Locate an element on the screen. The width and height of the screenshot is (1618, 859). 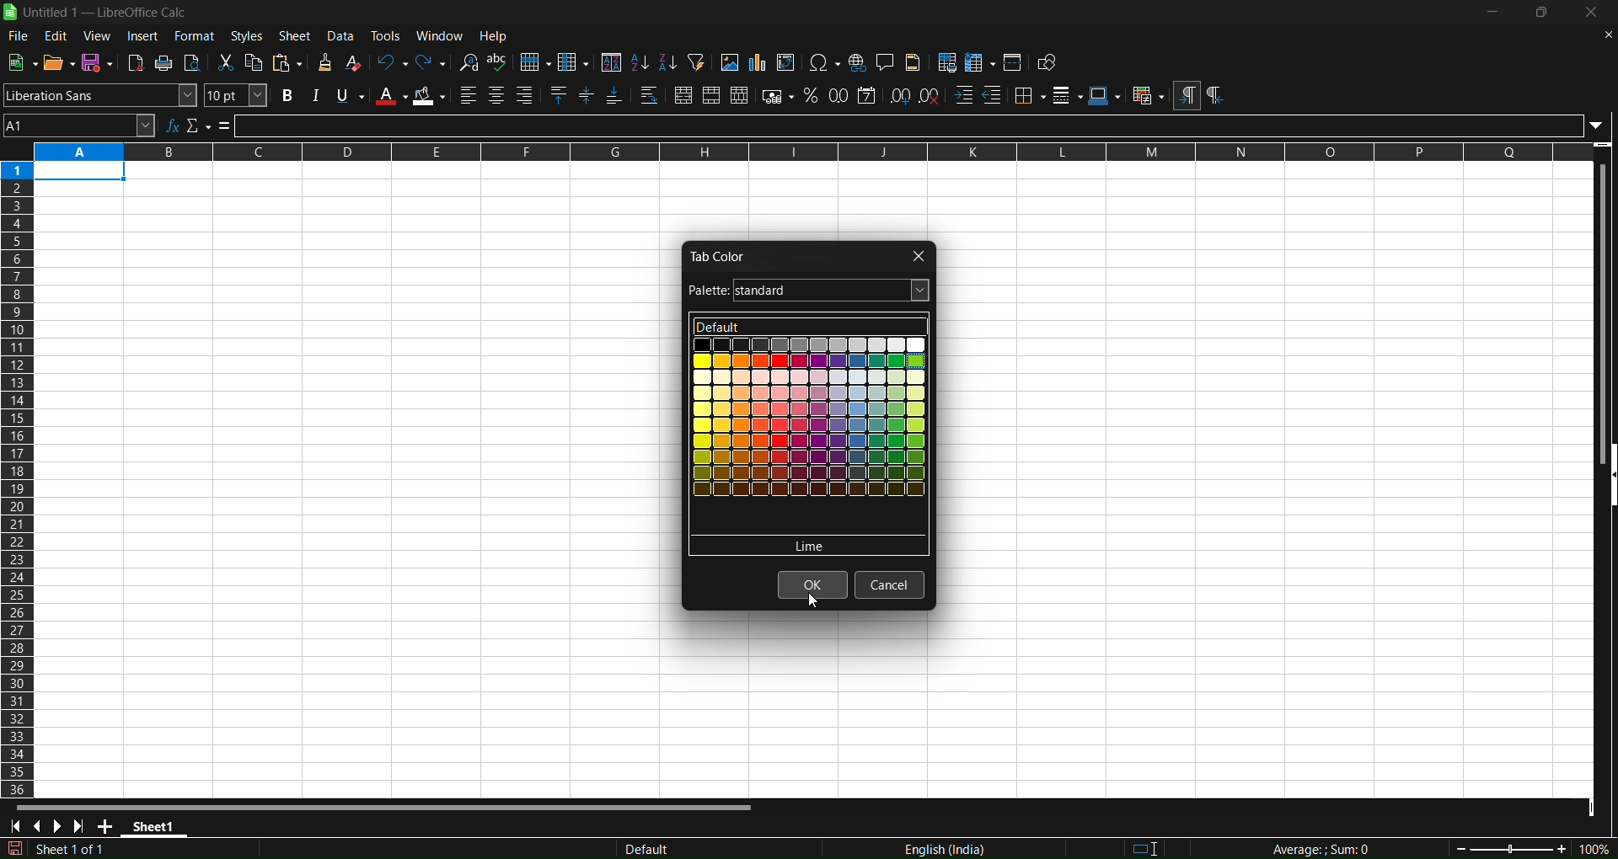
sort descending is located at coordinates (667, 64).